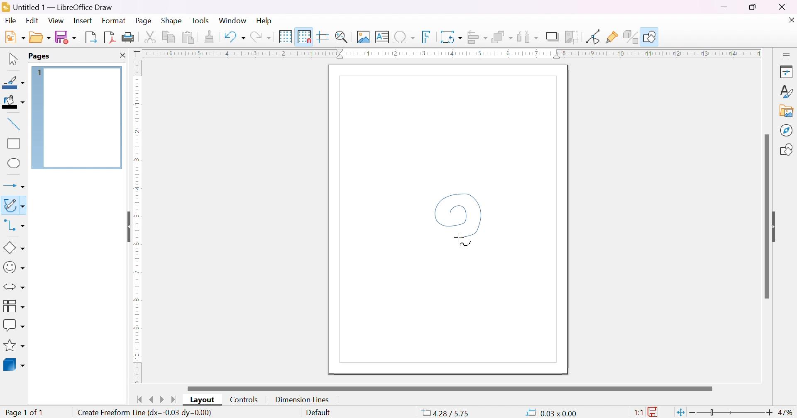 This screenshot has width=797, height=418. What do you see at coordinates (528, 37) in the screenshot?
I see `select at least three objects to distribute` at bounding box center [528, 37].